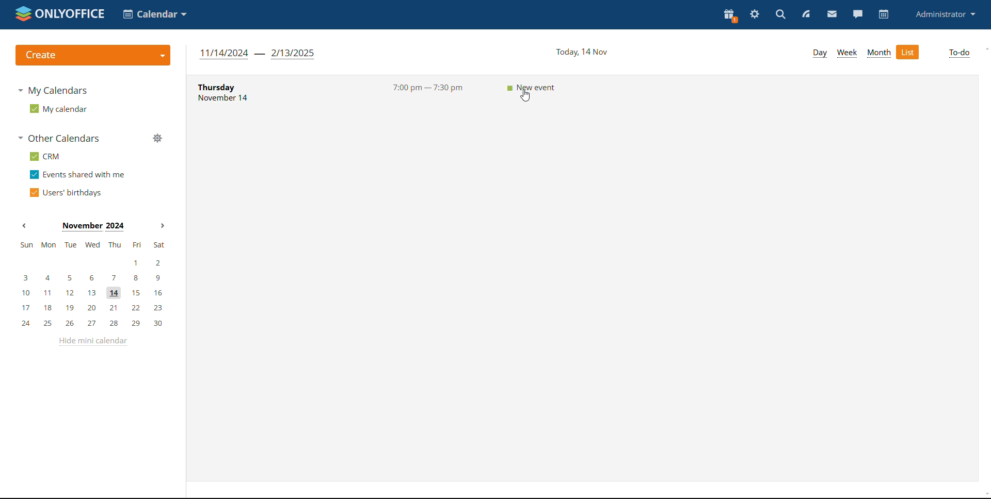 The width and height of the screenshot is (991, 499). I want to click on present, so click(729, 15).